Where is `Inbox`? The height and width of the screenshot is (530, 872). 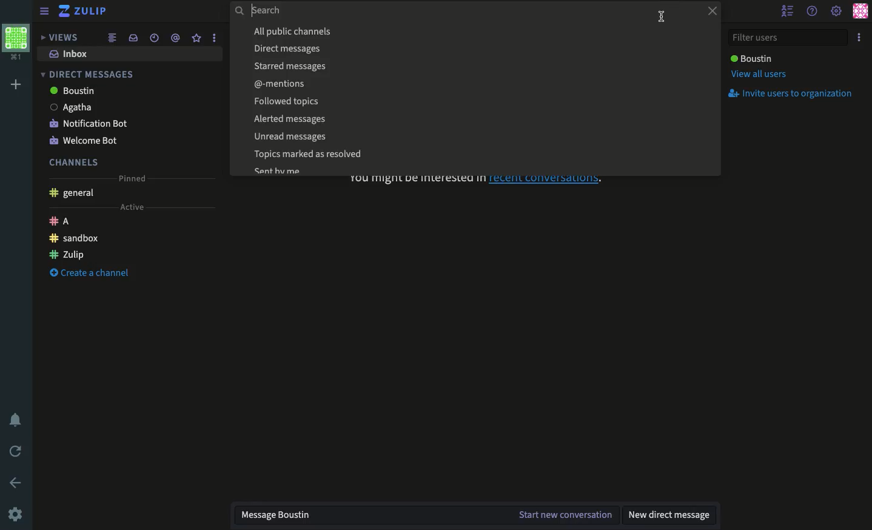 Inbox is located at coordinates (131, 38).